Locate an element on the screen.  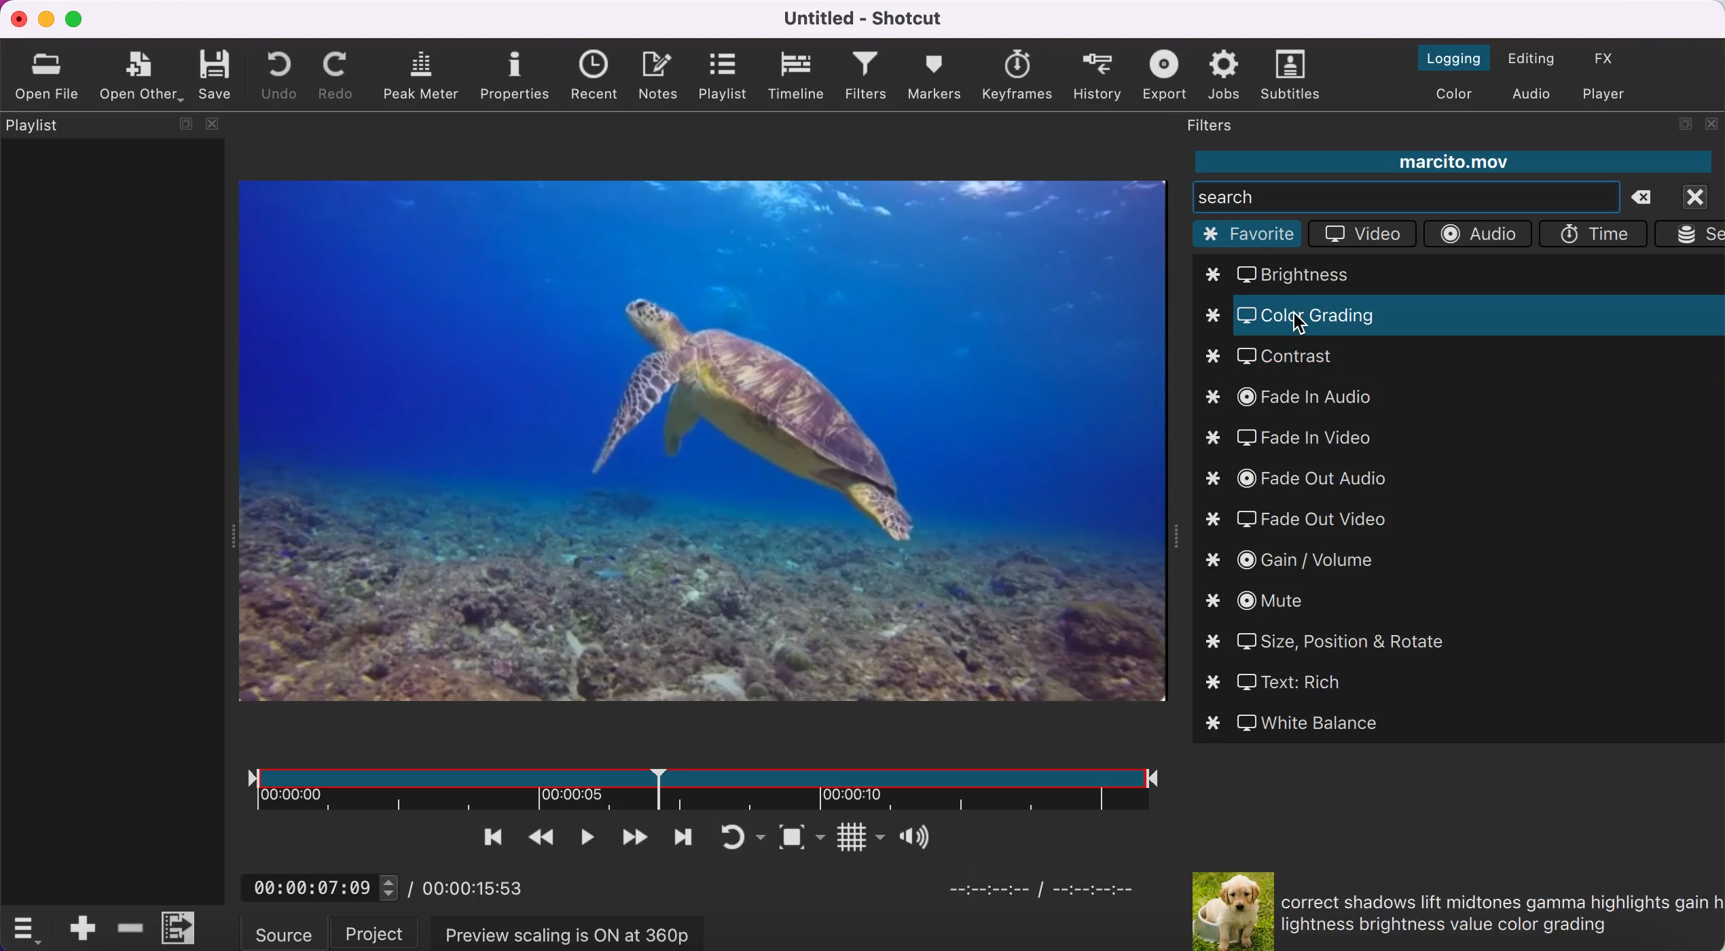
redo is located at coordinates (338, 75).